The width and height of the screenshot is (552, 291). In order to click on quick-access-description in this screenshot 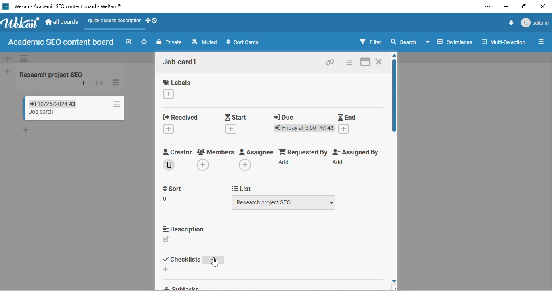, I will do `click(113, 23)`.